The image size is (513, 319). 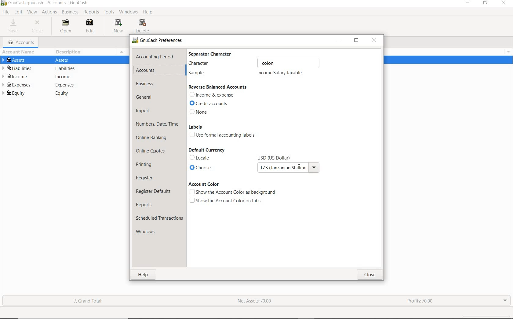 I want to click on REPORTS, so click(x=91, y=12).